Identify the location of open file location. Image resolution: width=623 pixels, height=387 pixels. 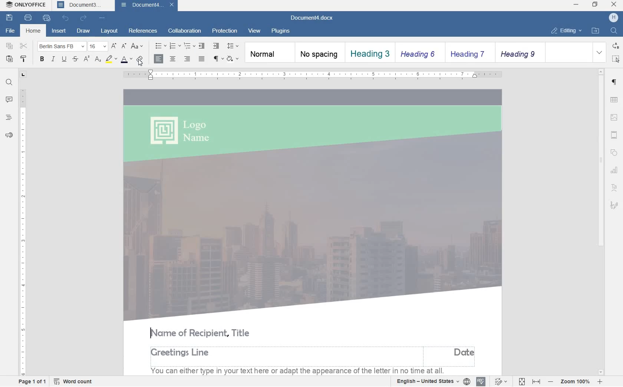
(595, 31).